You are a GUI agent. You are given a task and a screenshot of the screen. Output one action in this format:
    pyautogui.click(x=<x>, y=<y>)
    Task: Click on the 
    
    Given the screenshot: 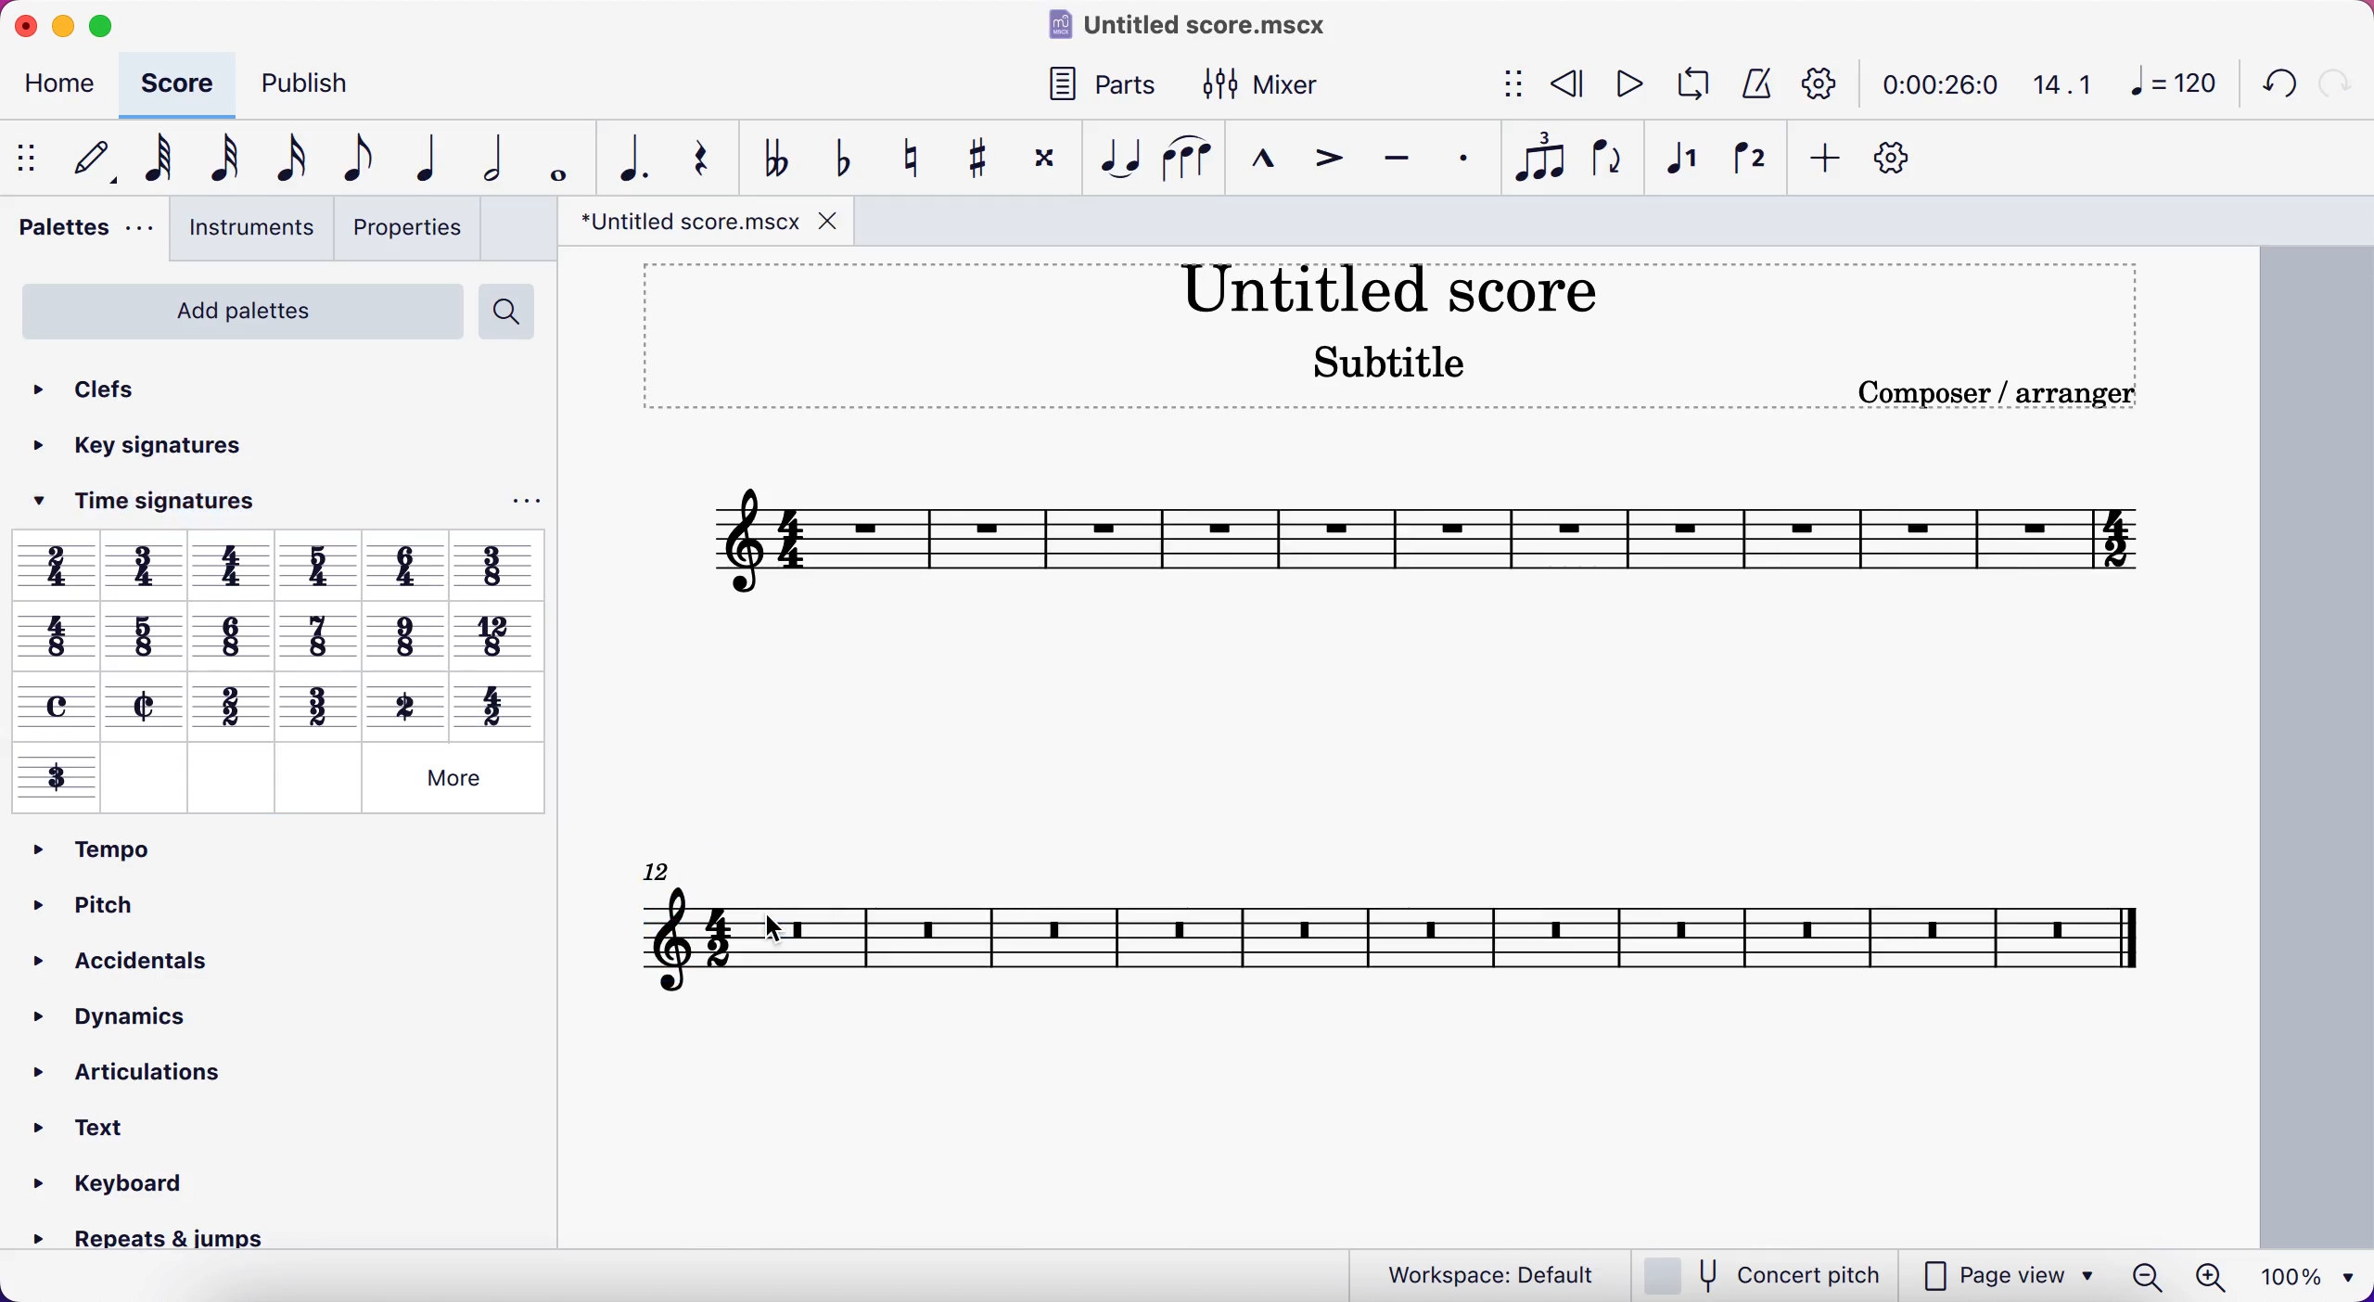 What is the action you would take?
    pyautogui.click(x=499, y=564)
    